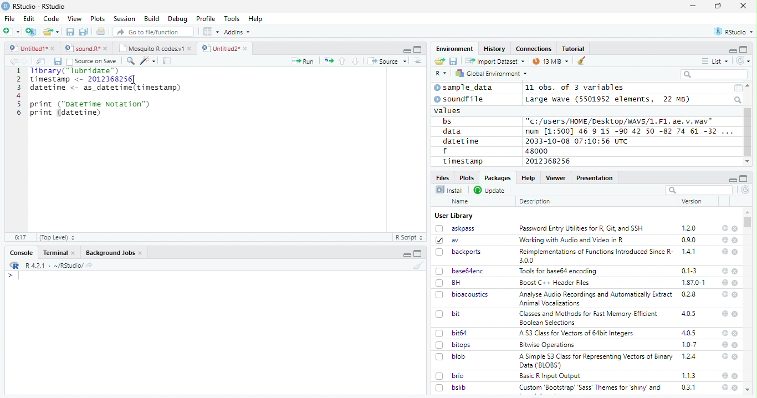 Image resolution: width=757 pixels, height=398 pixels. What do you see at coordinates (689, 251) in the screenshot?
I see `1.4.1` at bounding box center [689, 251].